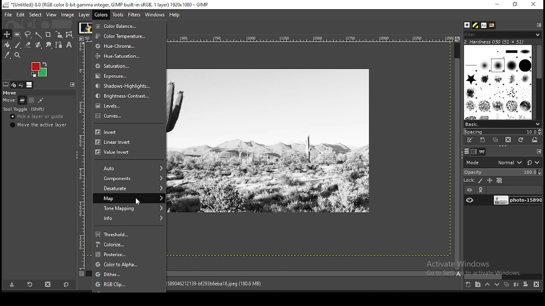 This screenshot has width=545, height=306. I want to click on patterns, so click(476, 25).